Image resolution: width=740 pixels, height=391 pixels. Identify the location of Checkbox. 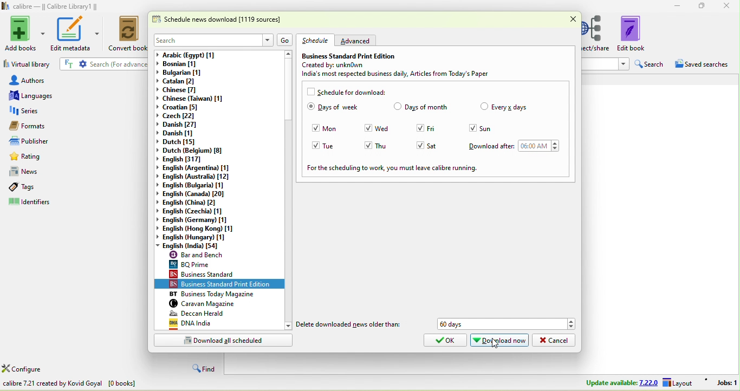
(397, 107).